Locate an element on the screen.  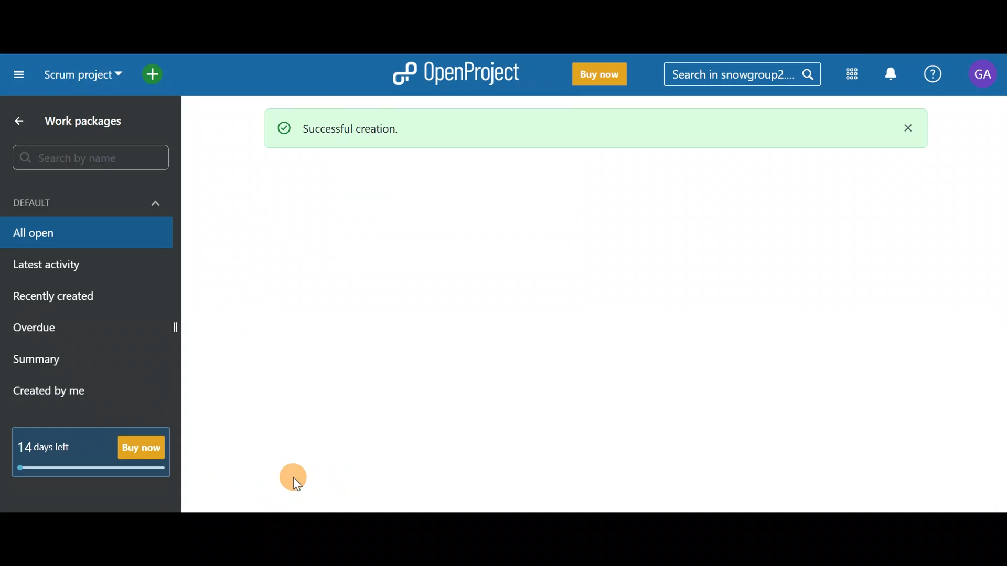
All open is located at coordinates (87, 234).